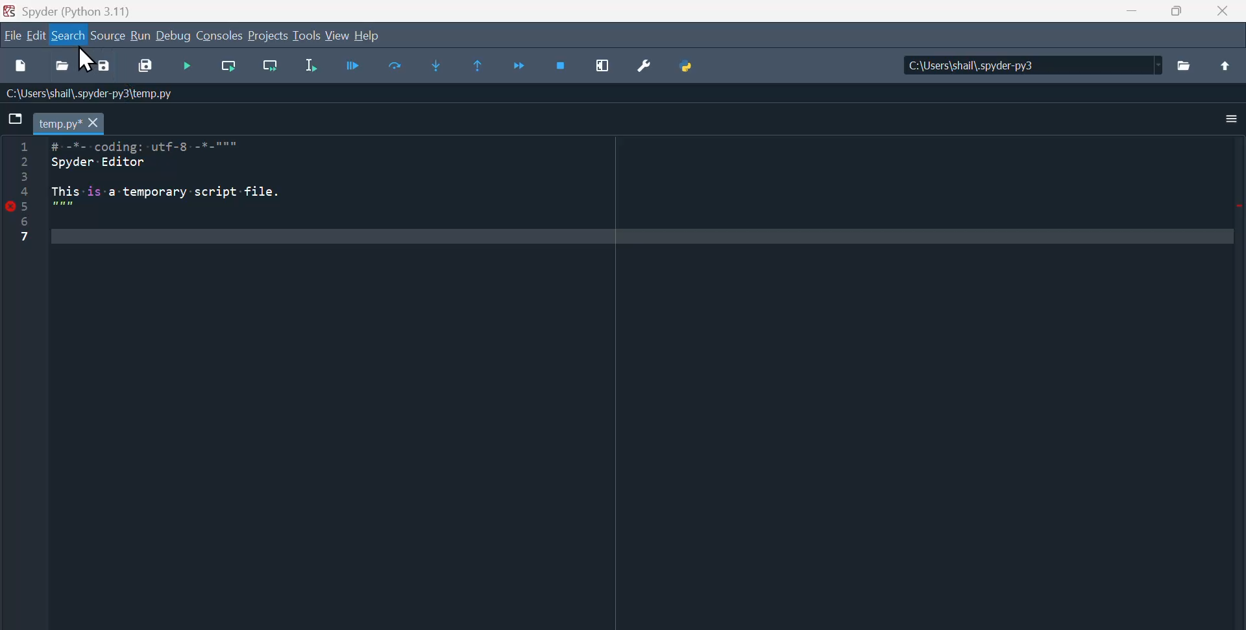 The image size is (1246, 630). Describe the element at coordinates (71, 123) in the screenshot. I see `Filename` at that location.